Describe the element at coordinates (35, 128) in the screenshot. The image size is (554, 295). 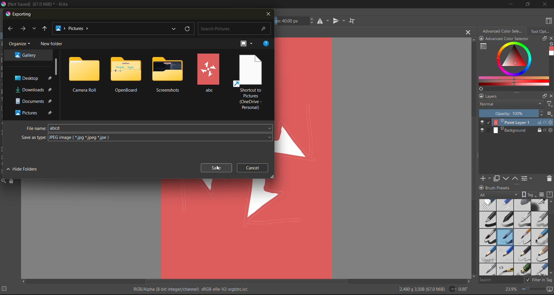
I see `file name` at that location.